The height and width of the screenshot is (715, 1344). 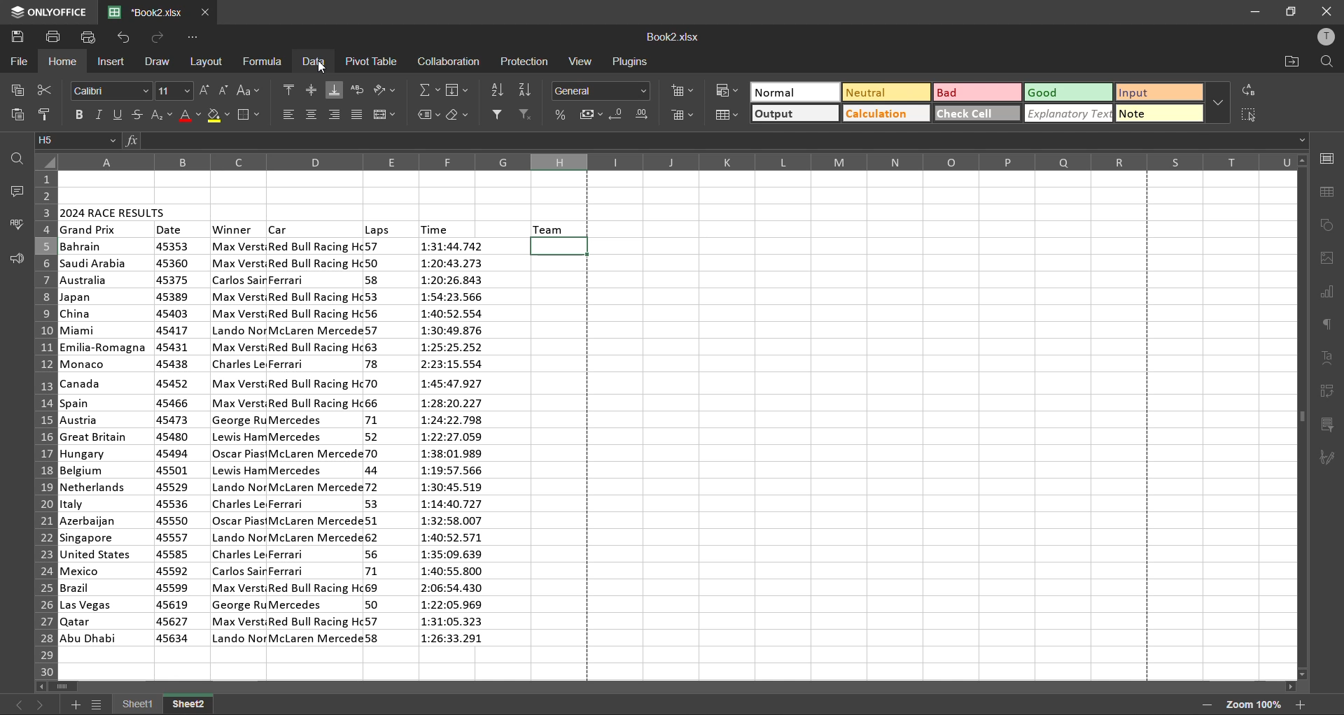 What do you see at coordinates (549, 228) in the screenshot?
I see `team` at bounding box center [549, 228].